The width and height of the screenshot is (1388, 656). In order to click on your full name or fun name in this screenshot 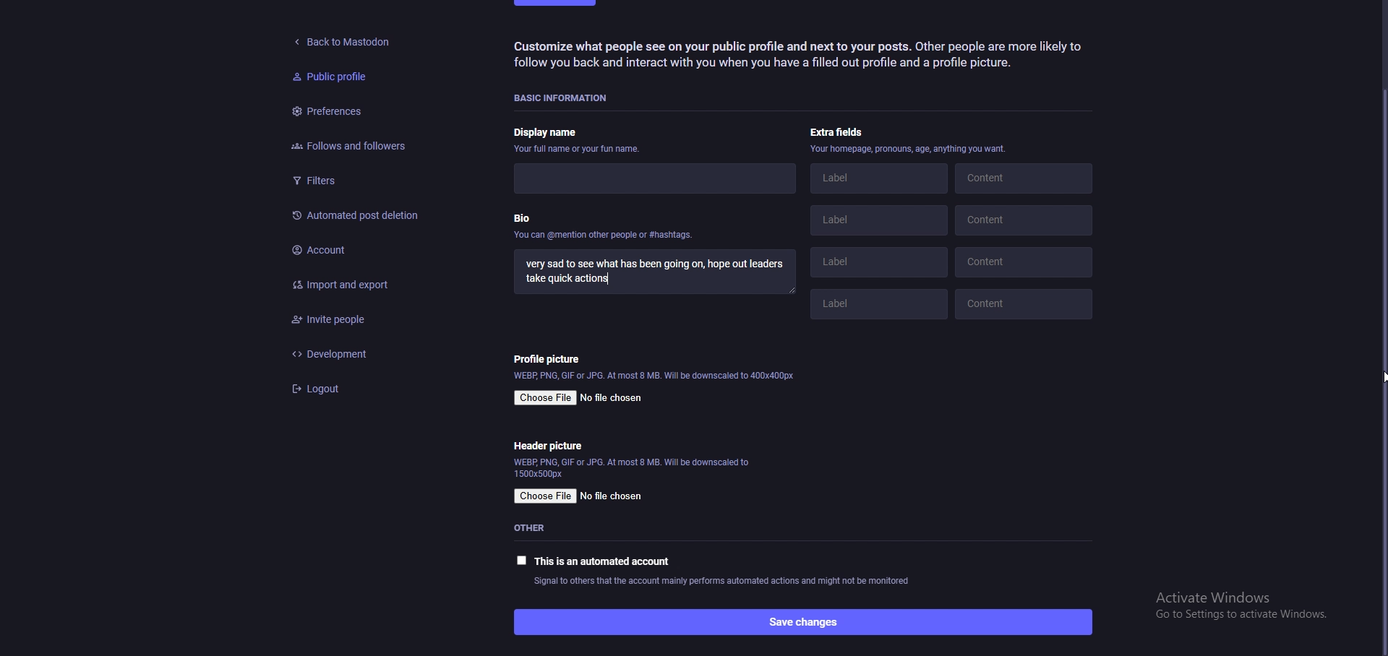, I will do `click(581, 150)`.